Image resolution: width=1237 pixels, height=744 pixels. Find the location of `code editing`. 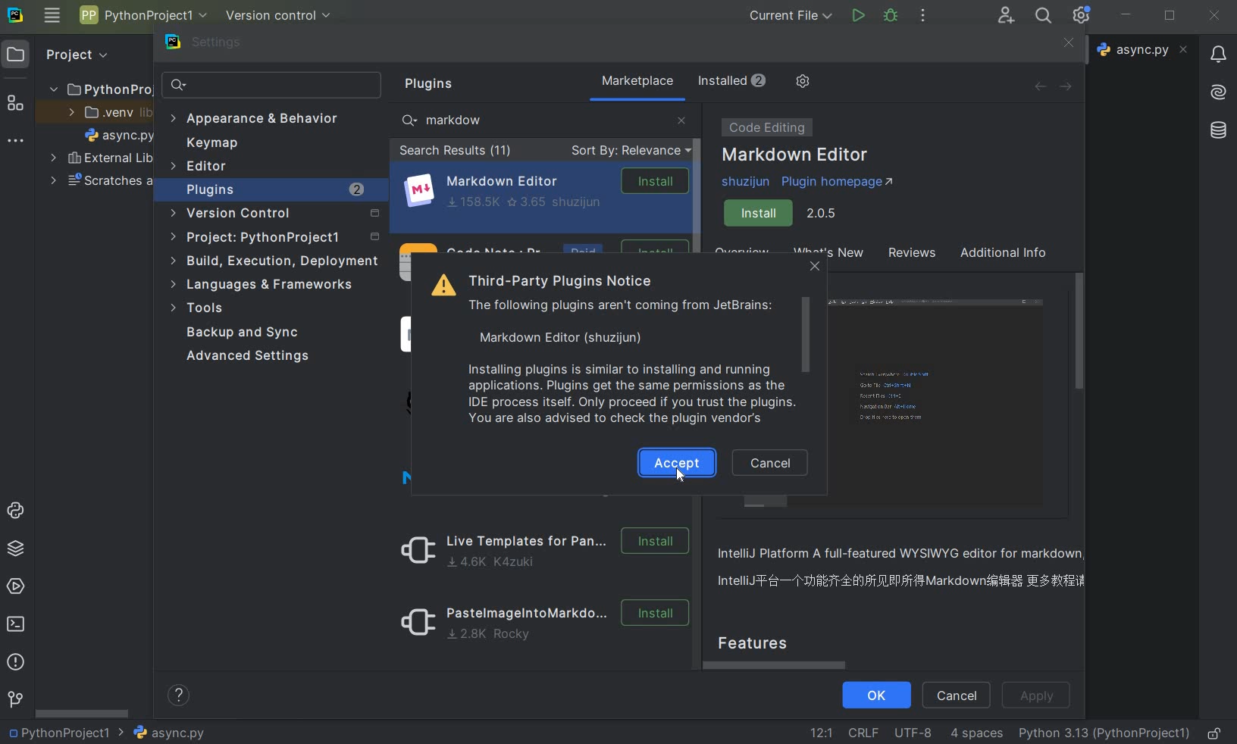

code editing is located at coordinates (764, 127).